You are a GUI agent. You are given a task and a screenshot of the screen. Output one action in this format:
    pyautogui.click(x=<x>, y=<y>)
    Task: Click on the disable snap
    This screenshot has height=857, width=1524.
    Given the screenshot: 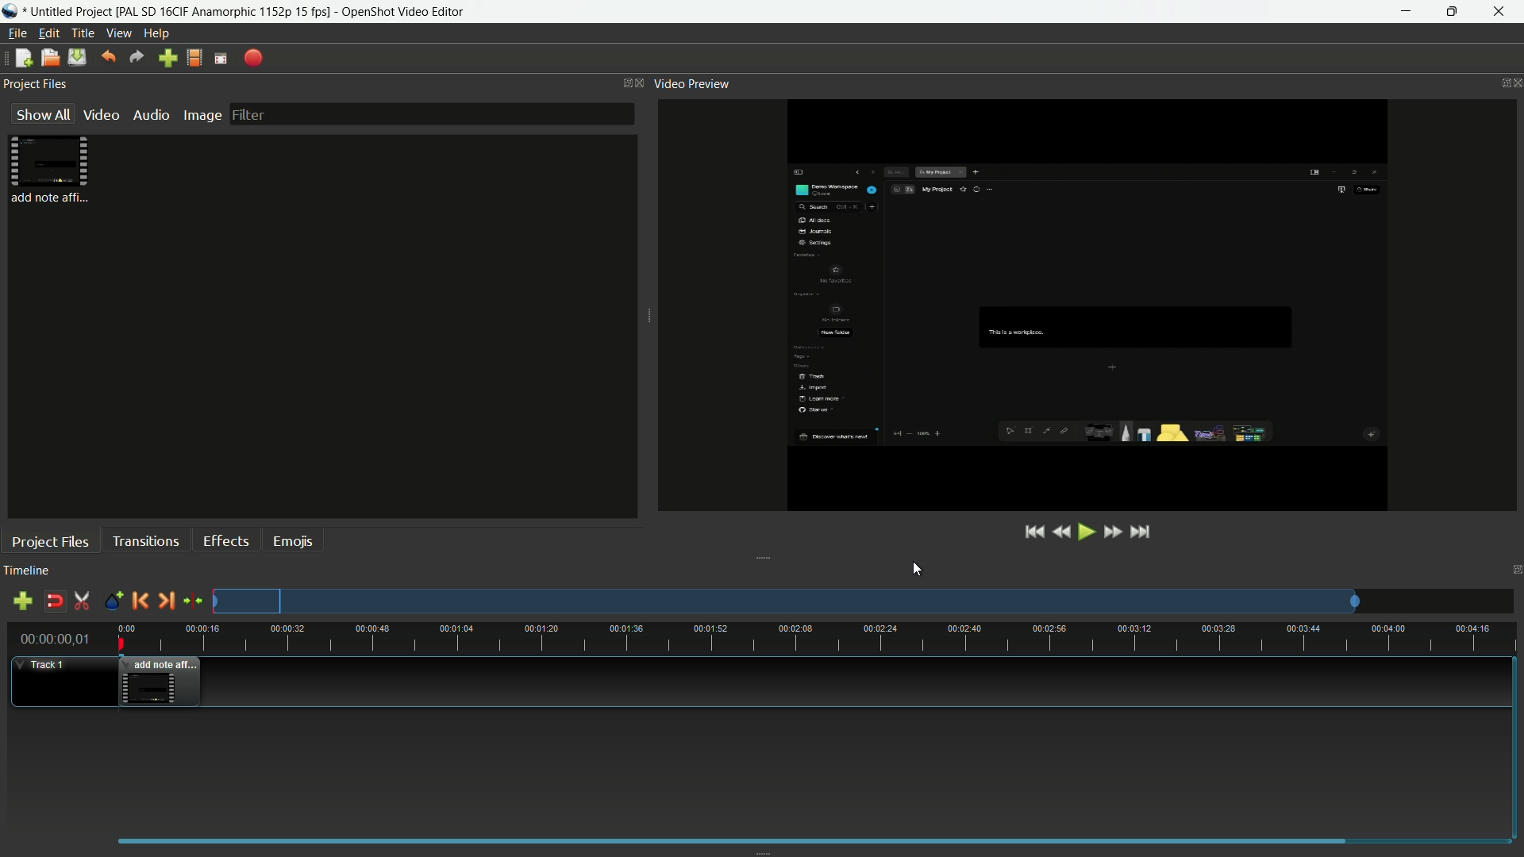 What is the action you would take?
    pyautogui.click(x=55, y=601)
    